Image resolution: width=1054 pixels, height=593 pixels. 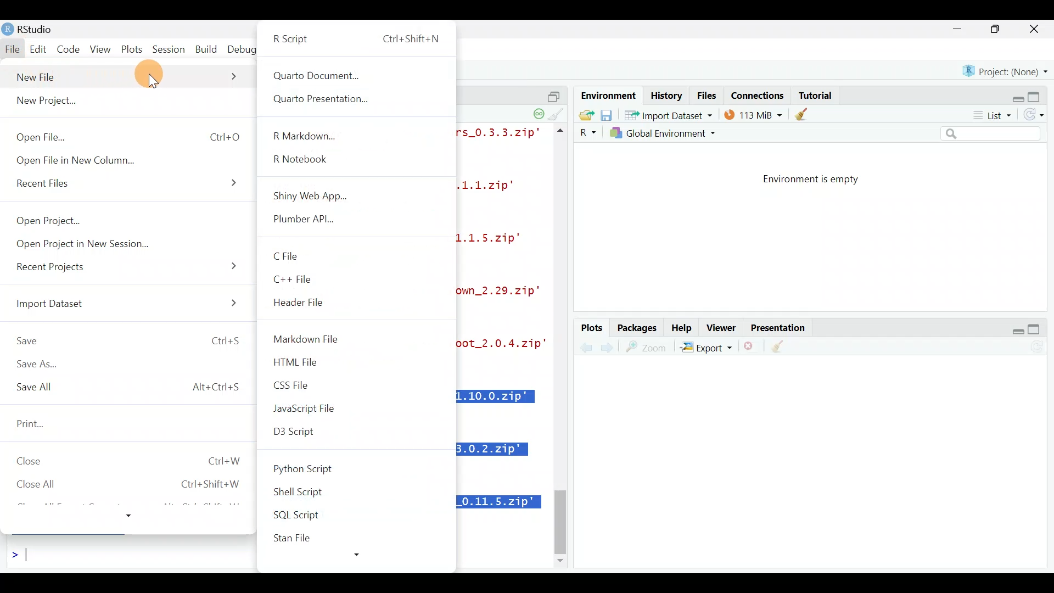 What do you see at coordinates (99, 244) in the screenshot?
I see `Open Project in New Session...` at bounding box center [99, 244].